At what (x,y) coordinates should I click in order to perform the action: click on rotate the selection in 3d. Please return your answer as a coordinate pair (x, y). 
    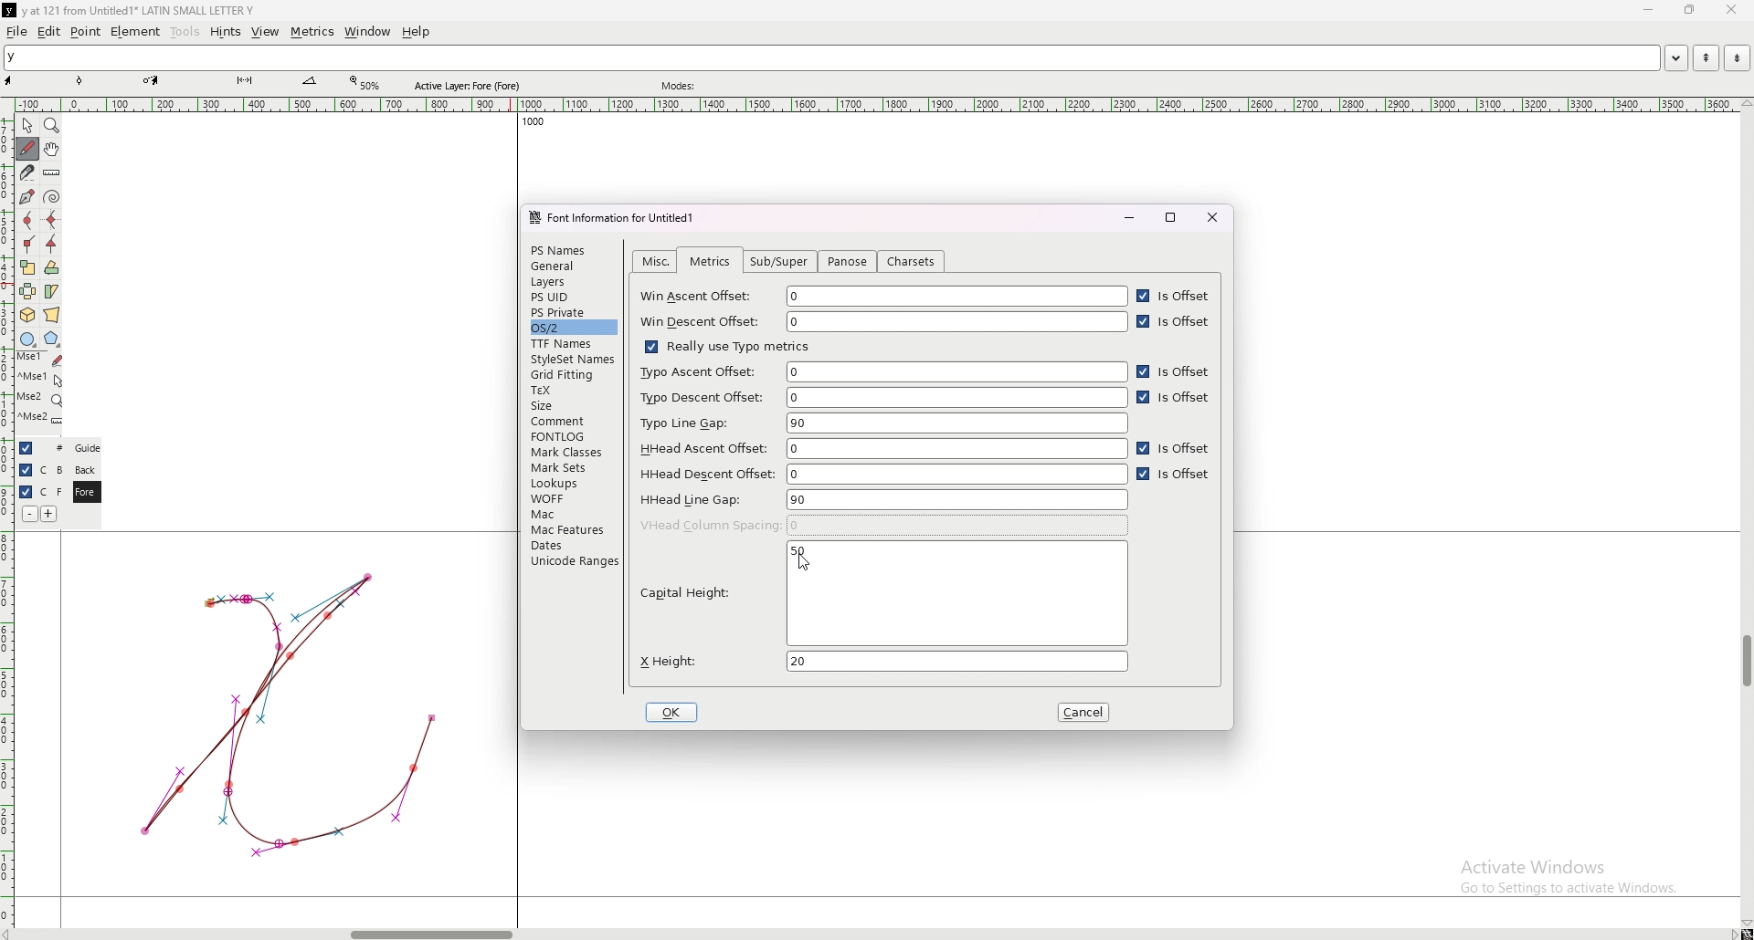
    Looking at the image, I should click on (27, 316).